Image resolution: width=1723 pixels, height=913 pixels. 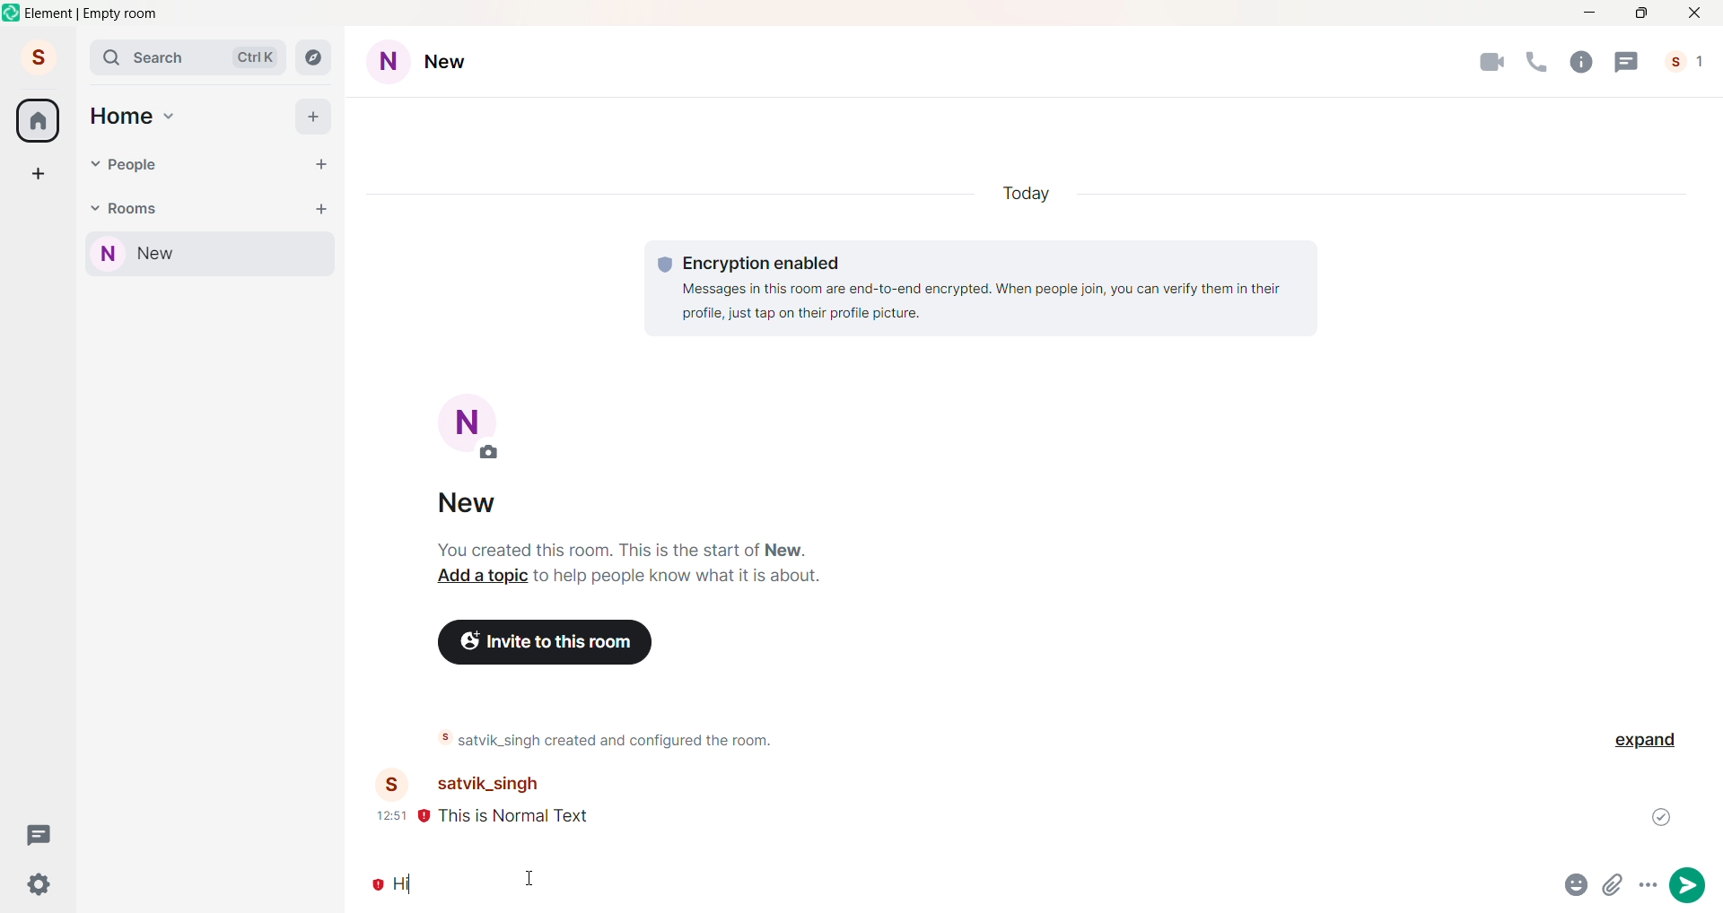 What do you see at coordinates (171, 114) in the screenshot?
I see `Home drop down` at bounding box center [171, 114].